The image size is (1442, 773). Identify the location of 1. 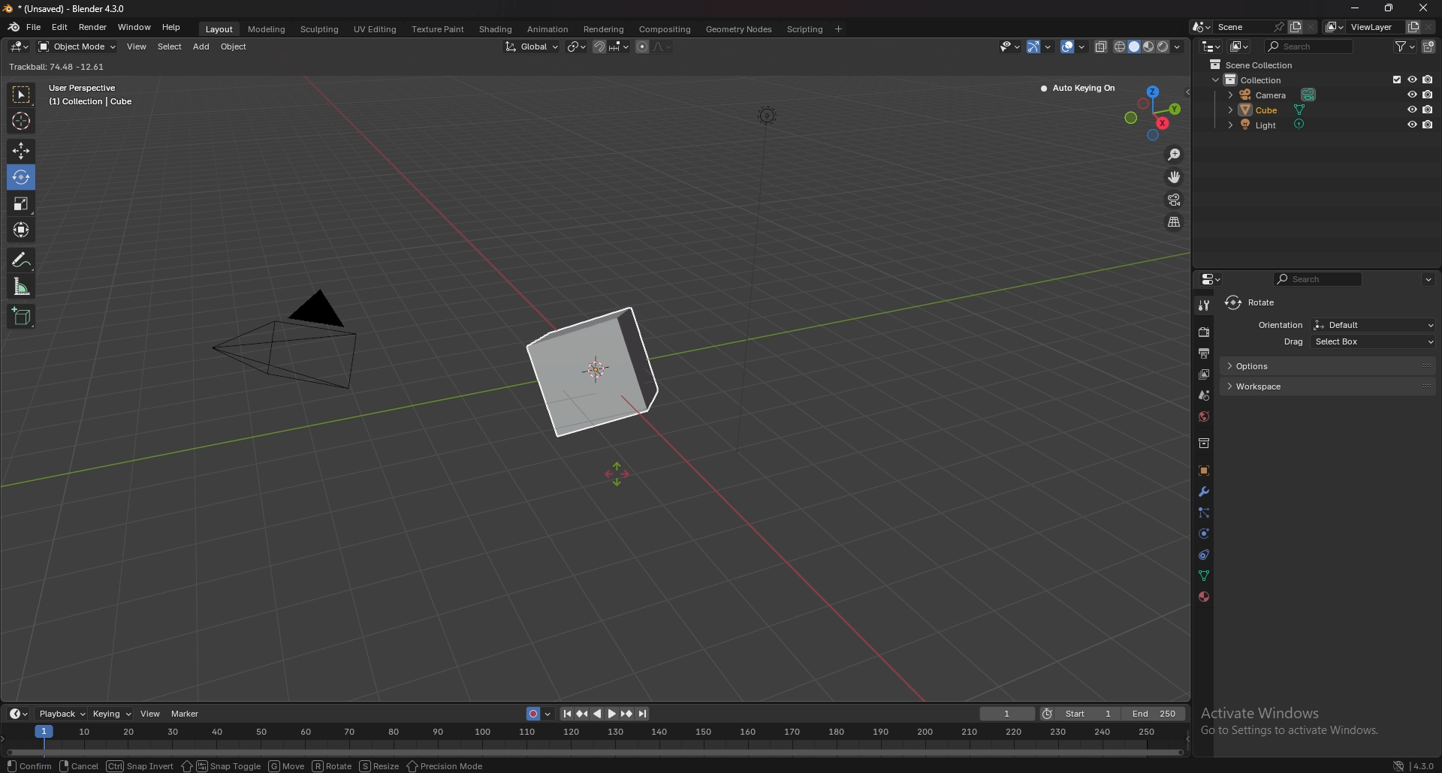
(1006, 714).